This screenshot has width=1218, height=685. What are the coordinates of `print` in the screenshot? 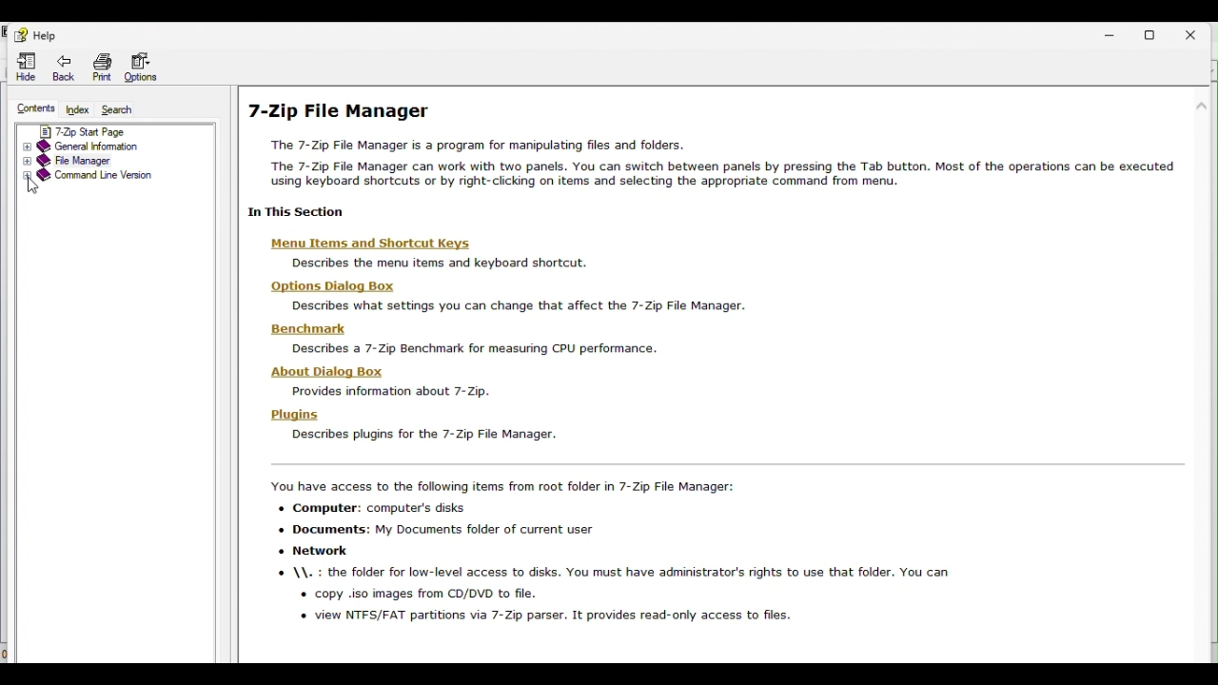 It's located at (102, 67).